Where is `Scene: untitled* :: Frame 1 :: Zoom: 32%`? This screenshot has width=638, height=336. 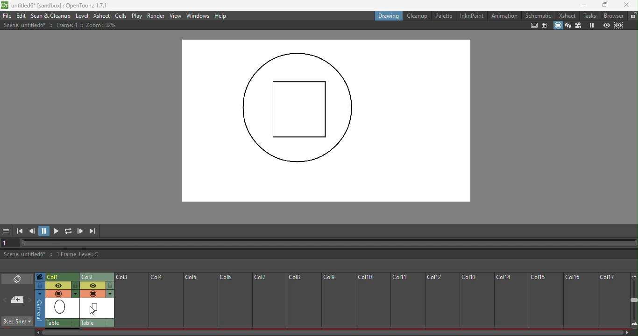
Scene: untitled* :: Frame 1 :: Zoom: 32% is located at coordinates (76, 26).